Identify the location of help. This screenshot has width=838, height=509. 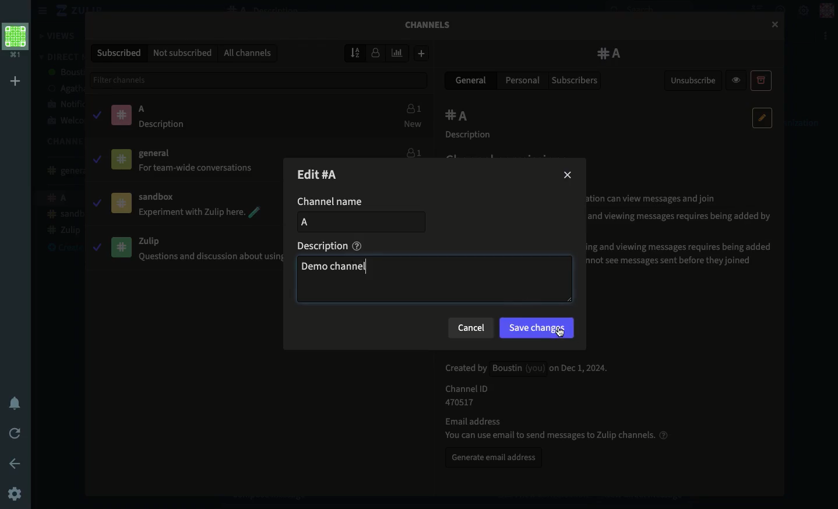
(664, 434).